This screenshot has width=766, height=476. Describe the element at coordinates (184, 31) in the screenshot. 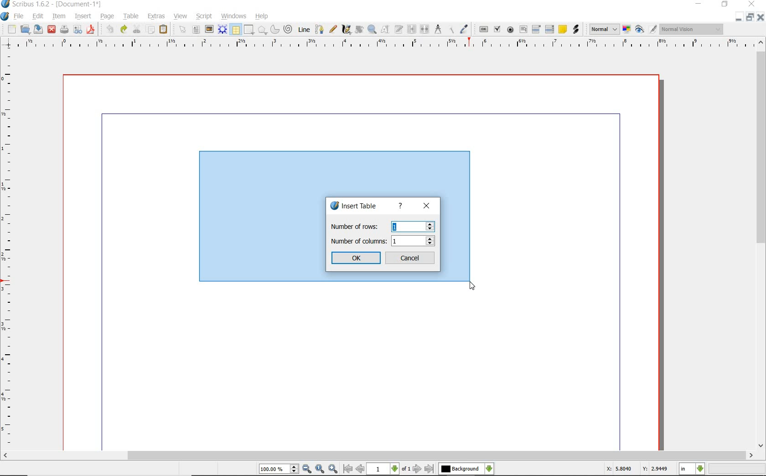

I see `select` at that location.